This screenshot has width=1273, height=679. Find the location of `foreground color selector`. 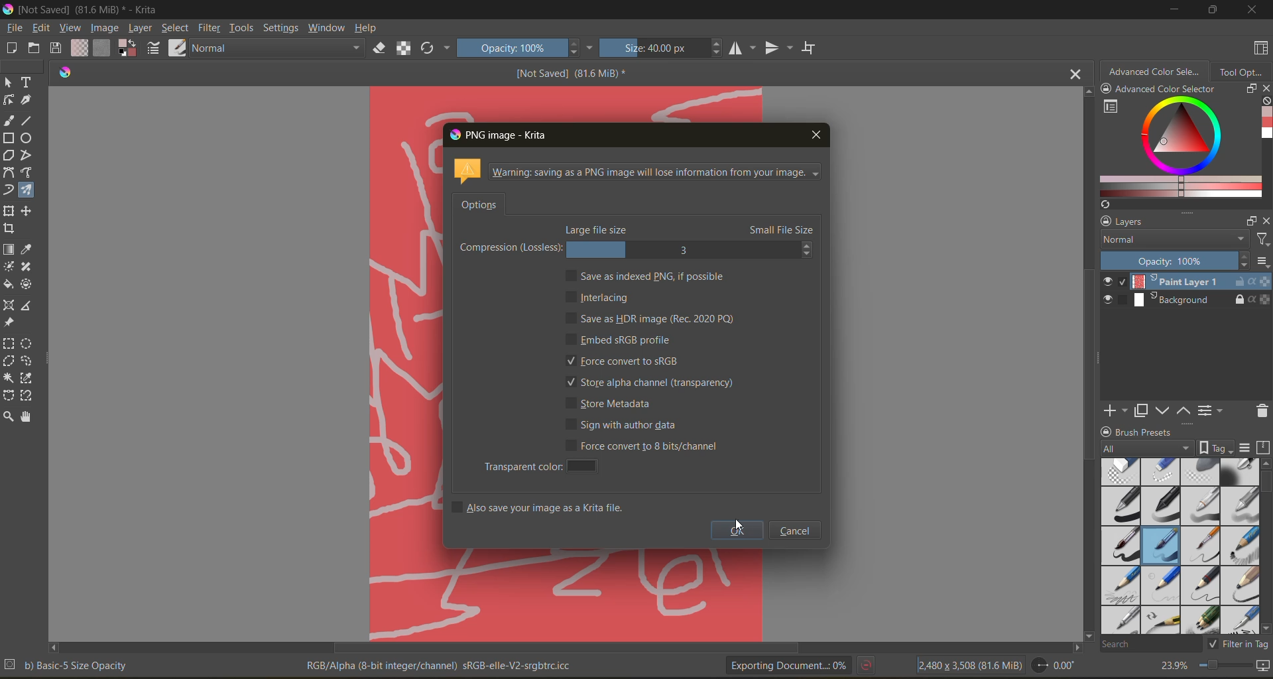

foreground color selector is located at coordinates (126, 50).